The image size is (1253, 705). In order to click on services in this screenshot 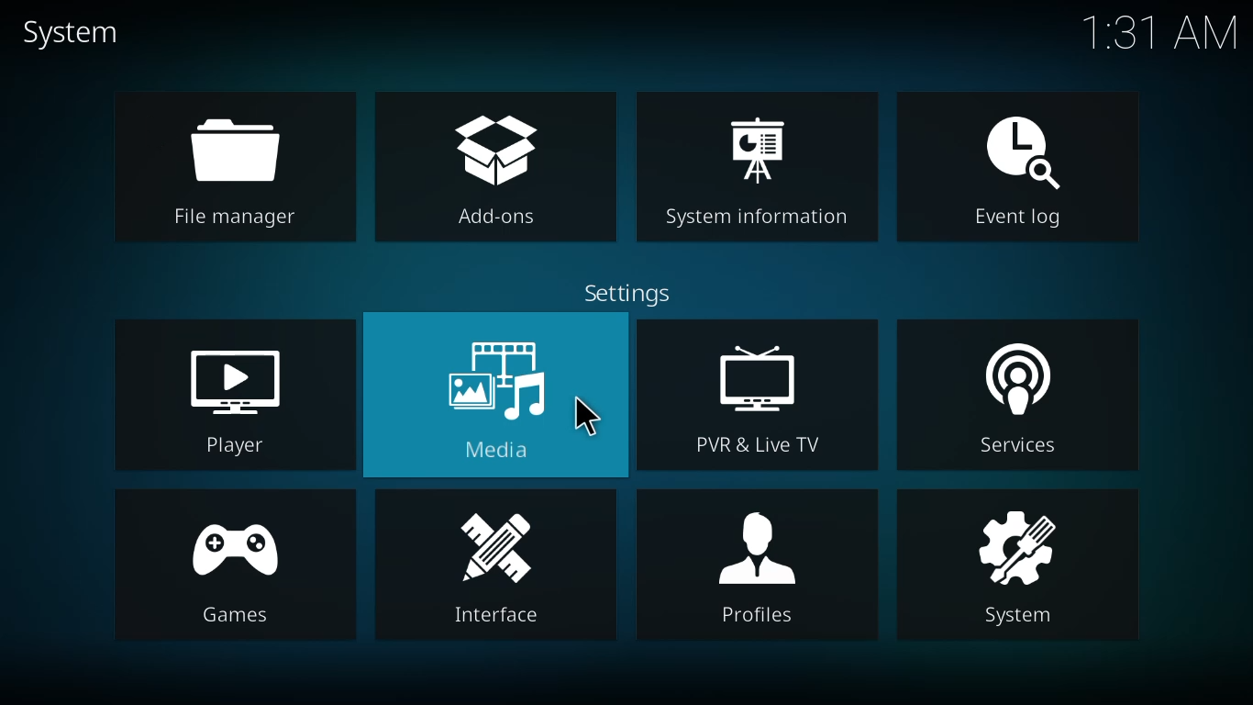, I will do `click(1020, 401)`.